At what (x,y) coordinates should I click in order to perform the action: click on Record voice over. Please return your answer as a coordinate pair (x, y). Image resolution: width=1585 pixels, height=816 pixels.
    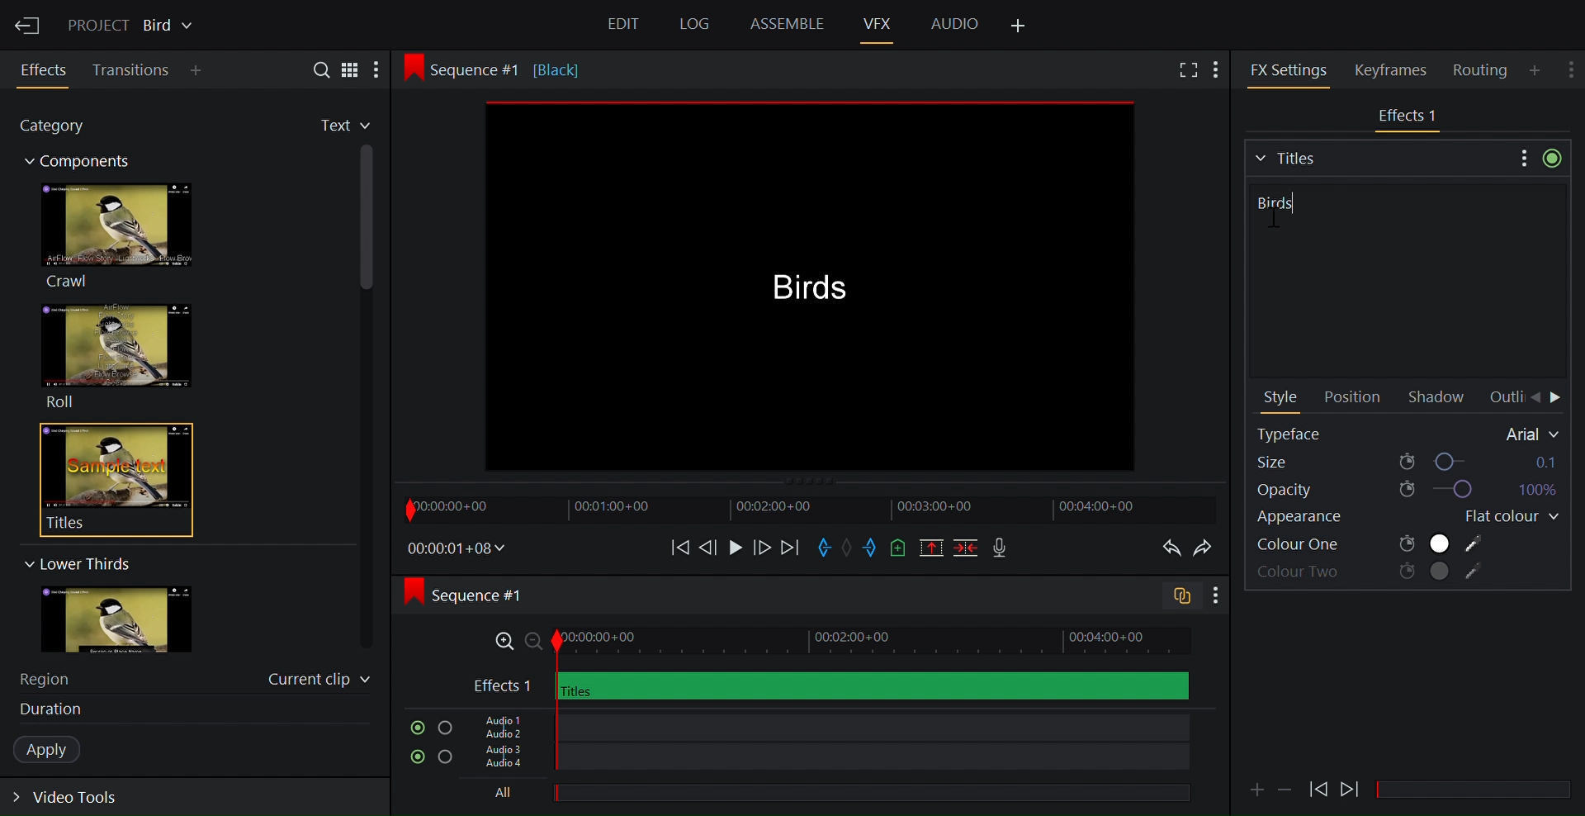
    Looking at the image, I should click on (1001, 548).